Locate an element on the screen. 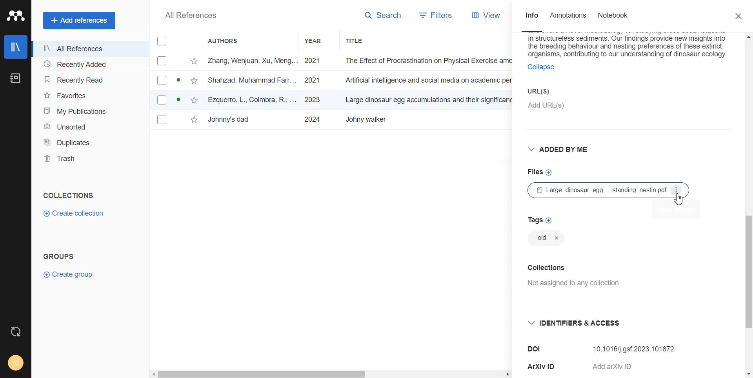 The width and height of the screenshot is (753, 378). Hide/Show Identifiers & Access is located at coordinates (578, 322).